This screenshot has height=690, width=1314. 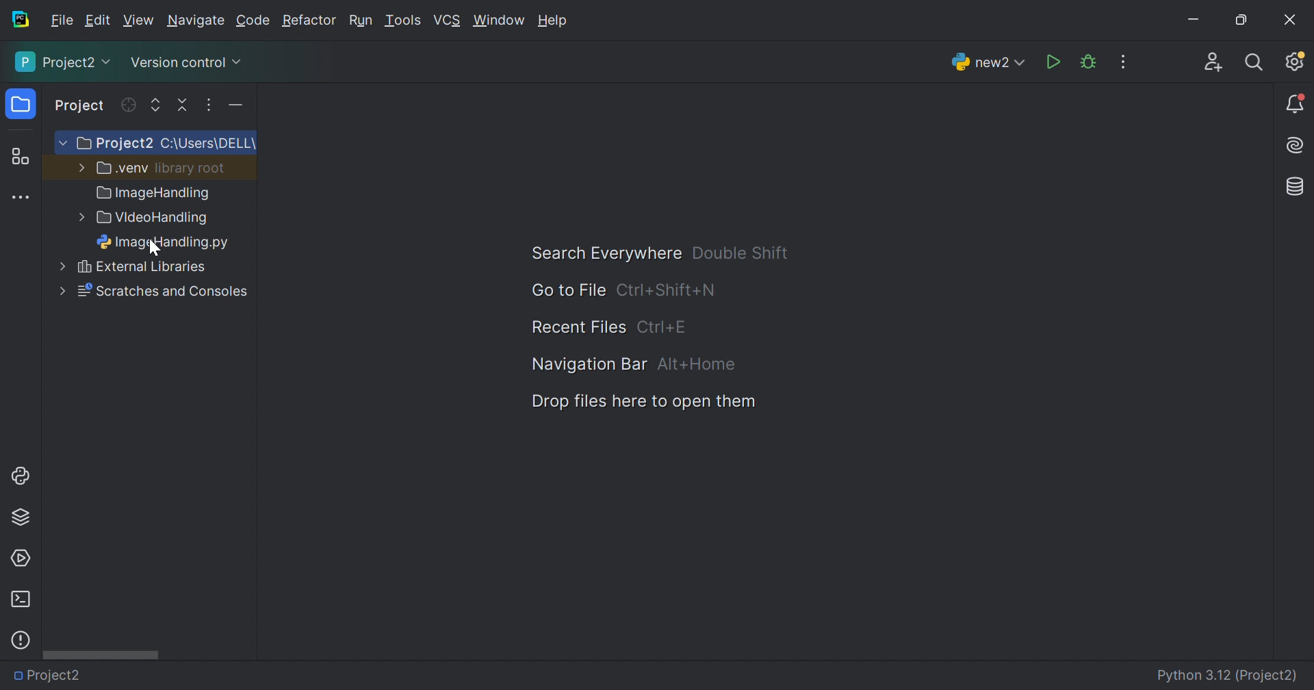 I want to click on Recent Files, so click(x=578, y=328).